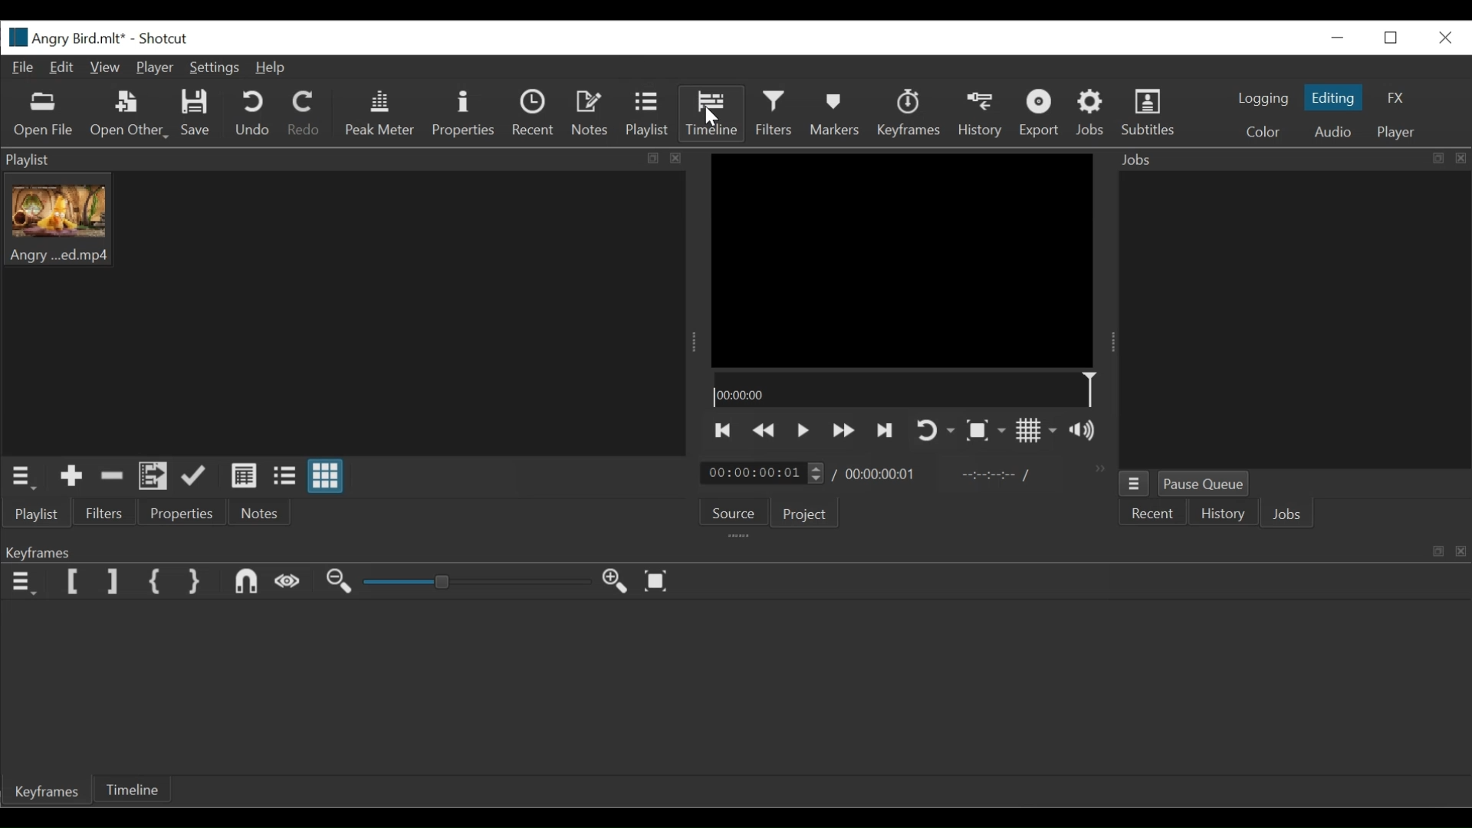 This screenshot has width=1472, height=828. What do you see at coordinates (164, 39) in the screenshot?
I see `Shotcut` at bounding box center [164, 39].